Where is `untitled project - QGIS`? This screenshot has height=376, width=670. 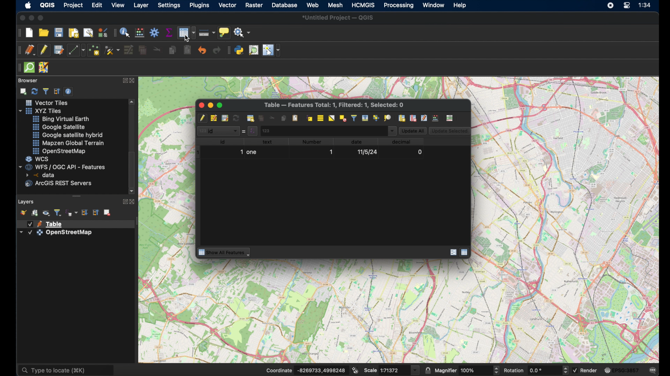 untitled project - QGIS is located at coordinates (338, 18).